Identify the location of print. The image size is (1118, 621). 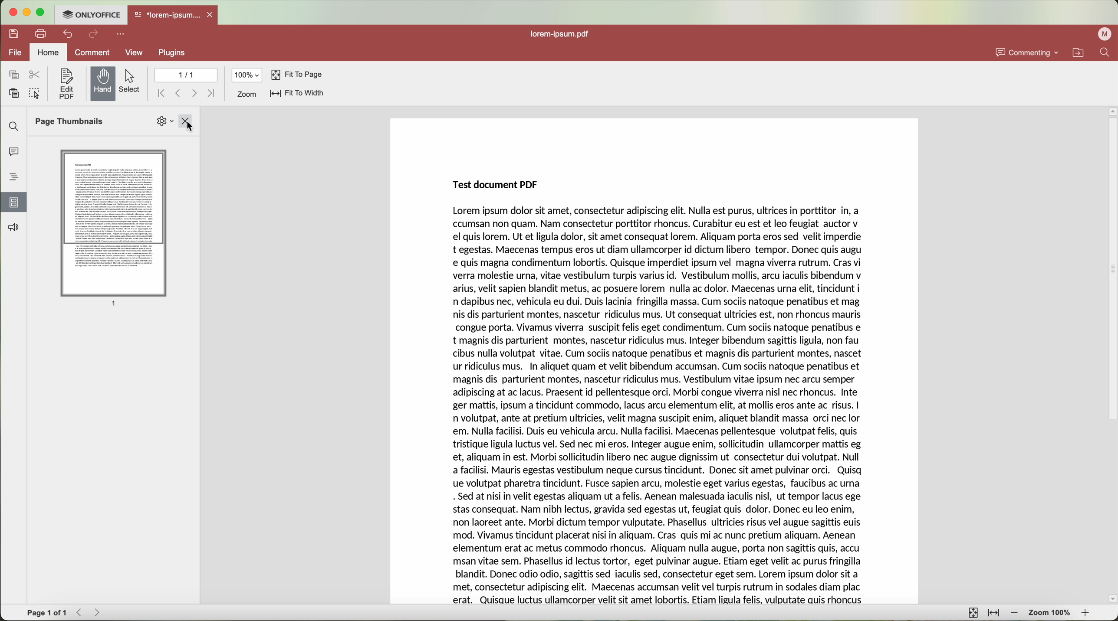
(41, 33).